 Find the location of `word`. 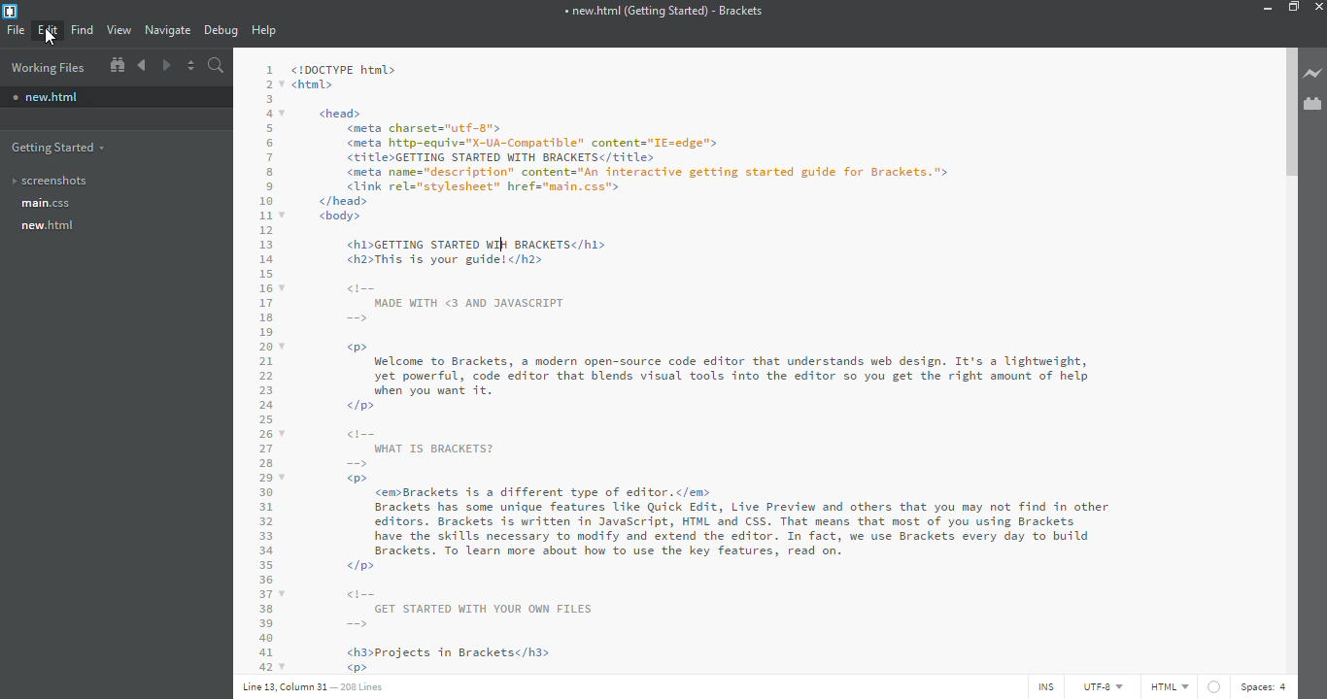

word is located at coordinates (497, 245).